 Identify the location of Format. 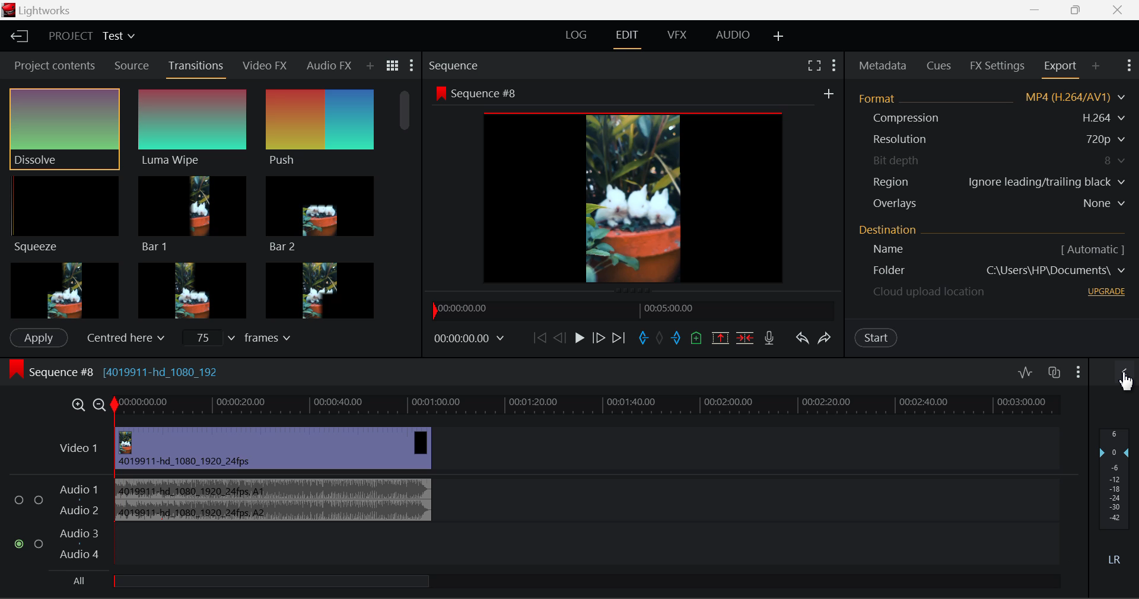
(991, 99).